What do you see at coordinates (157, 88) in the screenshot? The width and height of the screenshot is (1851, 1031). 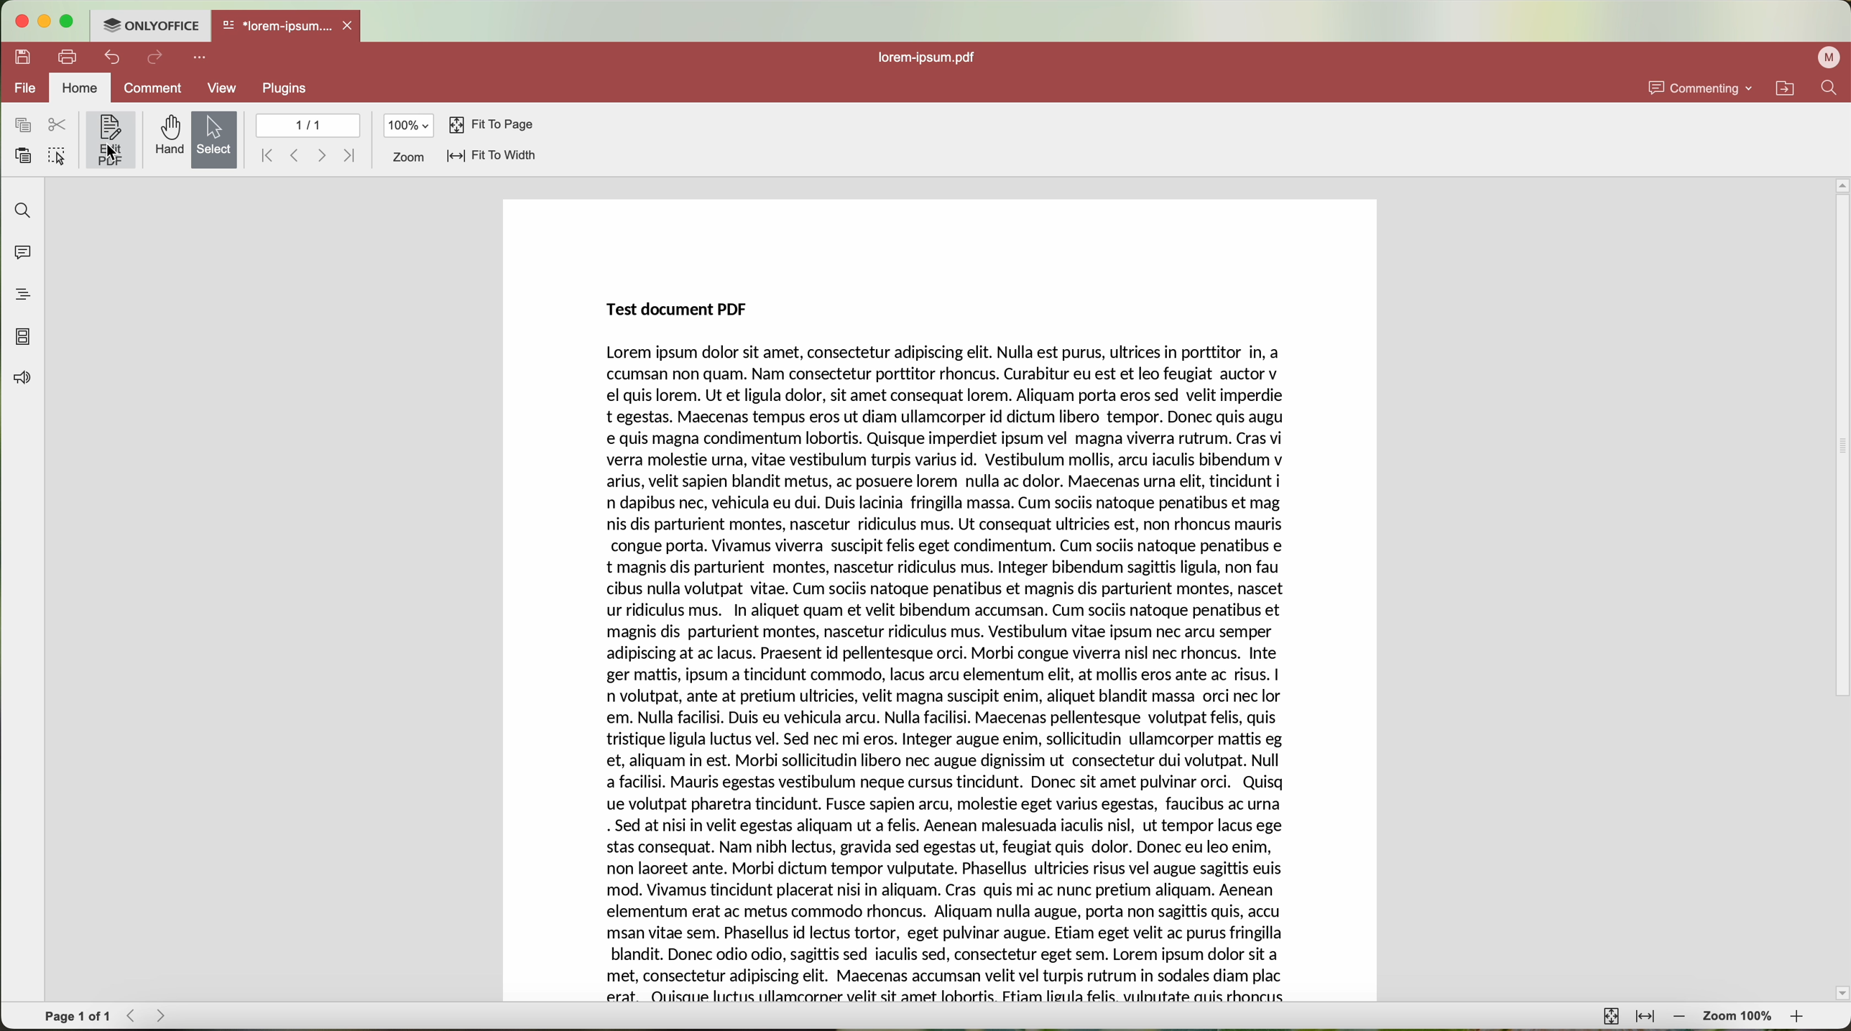 I see `comment` at bounding box center [157, 88].